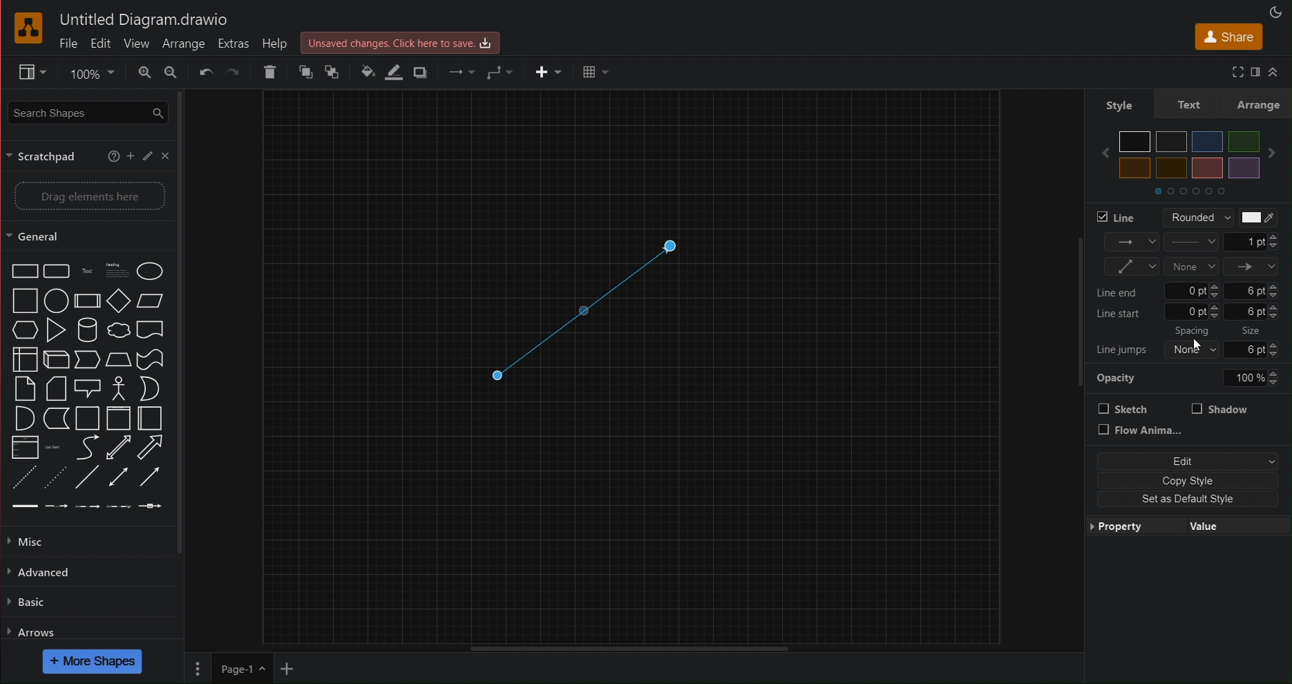  I want to click on Delete, so click(272, 72).